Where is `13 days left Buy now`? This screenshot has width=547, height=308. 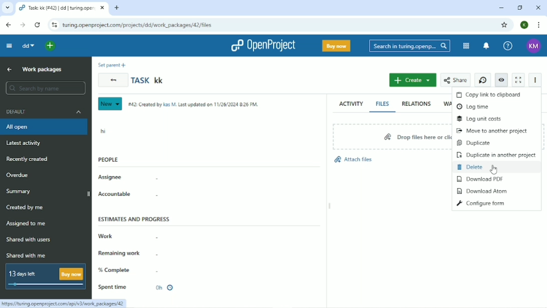 13 days left Buy now is located at coordinates (46, 276).